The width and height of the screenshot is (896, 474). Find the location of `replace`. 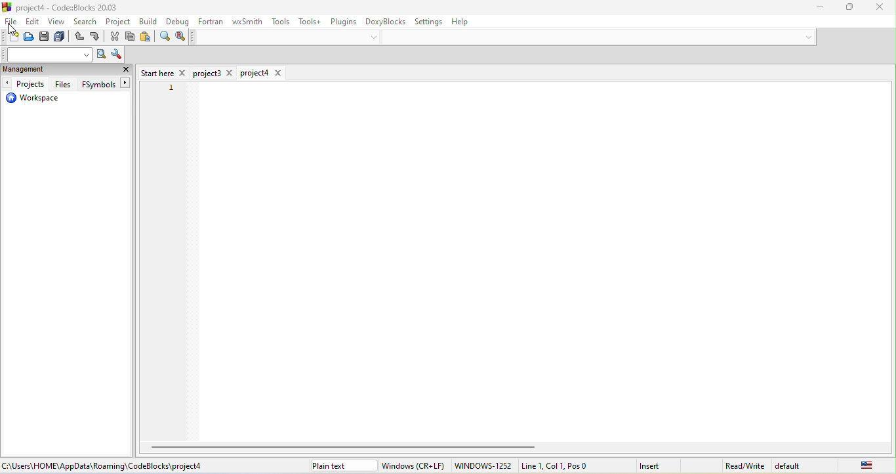

replace is located at coordinates (180, 37).